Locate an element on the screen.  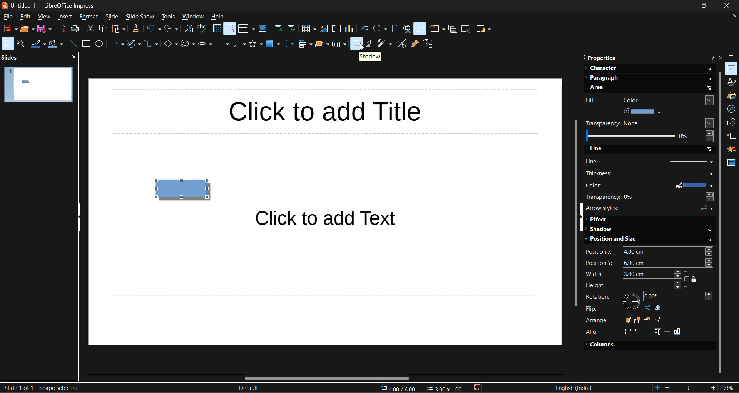
maximize is located at coordinates (703, 6).